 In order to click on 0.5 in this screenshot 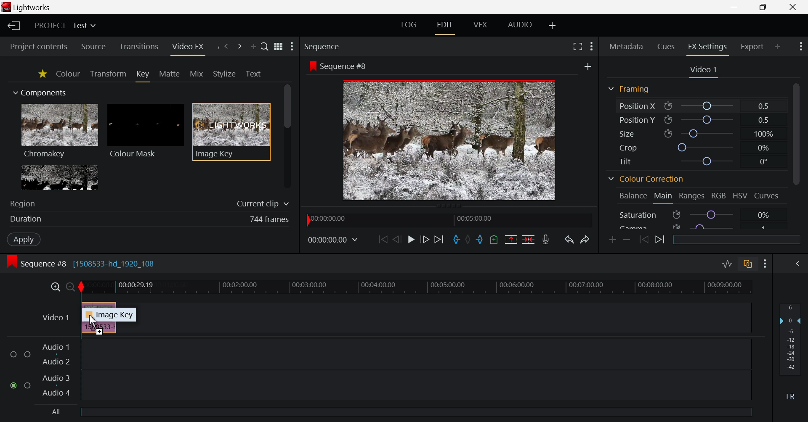, I will do `click(763, 106)`.